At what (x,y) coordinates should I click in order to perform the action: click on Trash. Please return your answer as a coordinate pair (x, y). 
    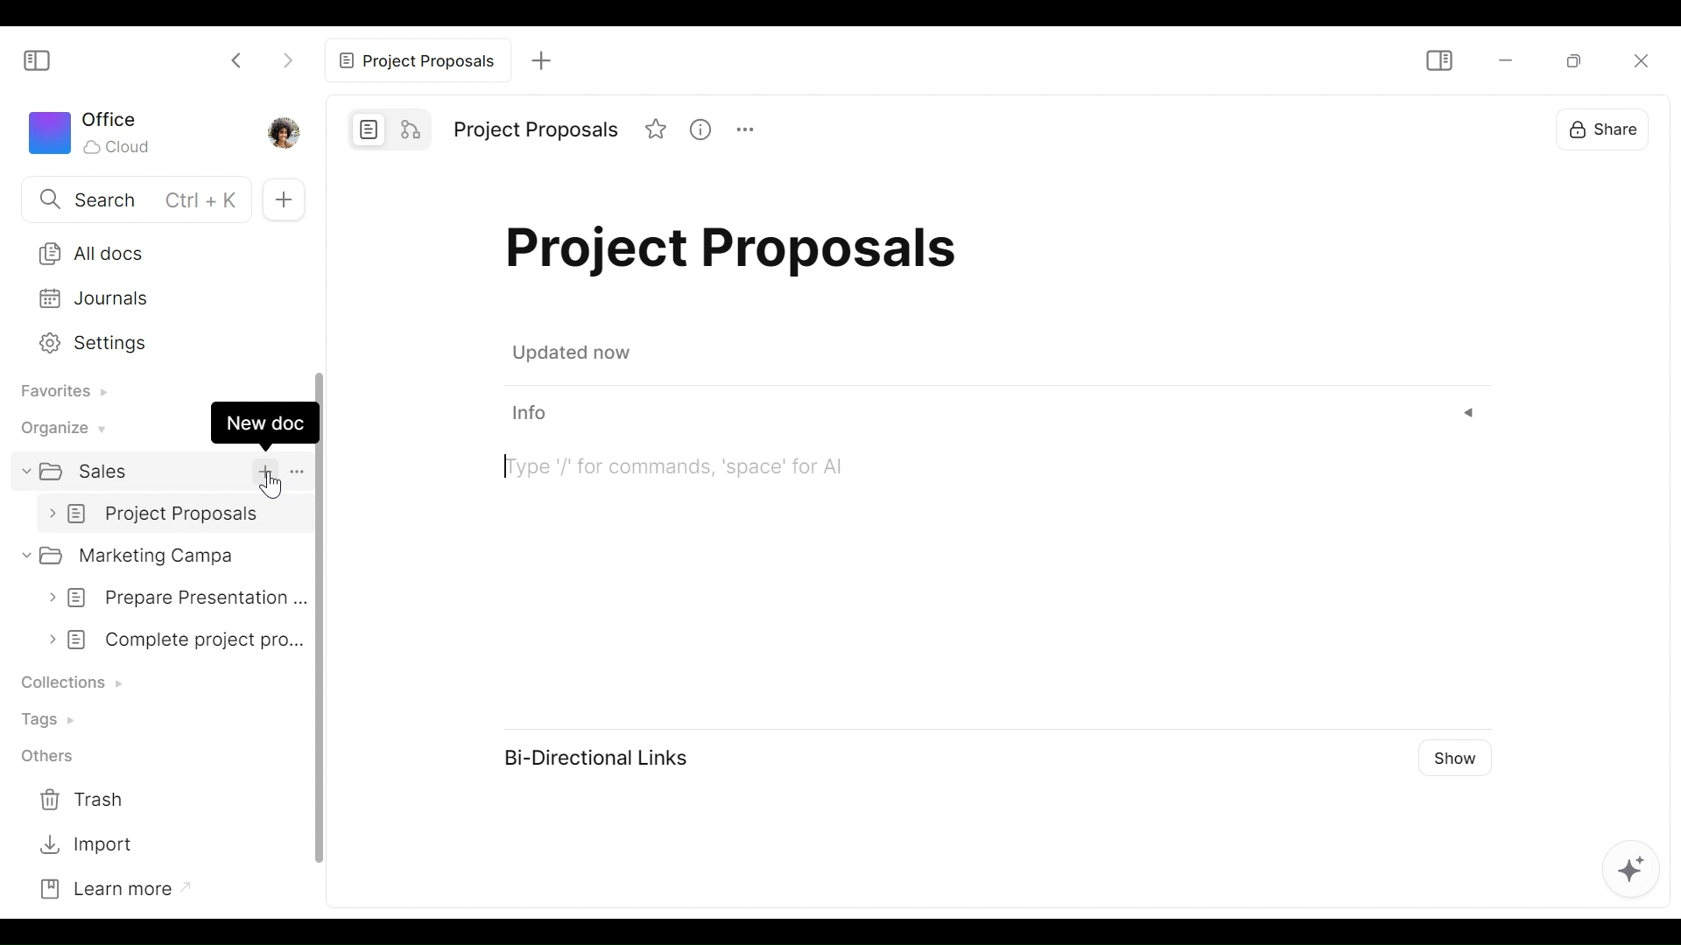
    Looking at the image, I should click on (91, 800).